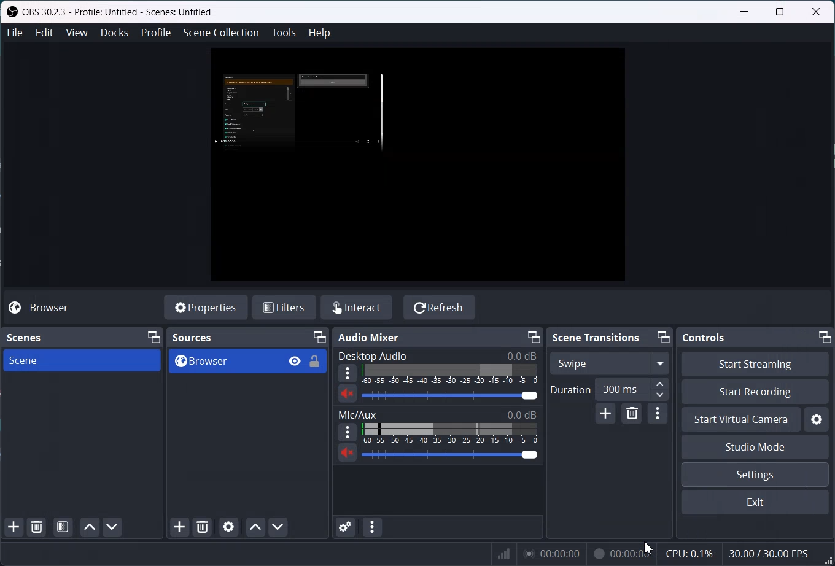 This screenshot has height=566, width=835. Describe the element at coordinates (596, 338) in the screenshot. I see `Scene Transitions` at that location.